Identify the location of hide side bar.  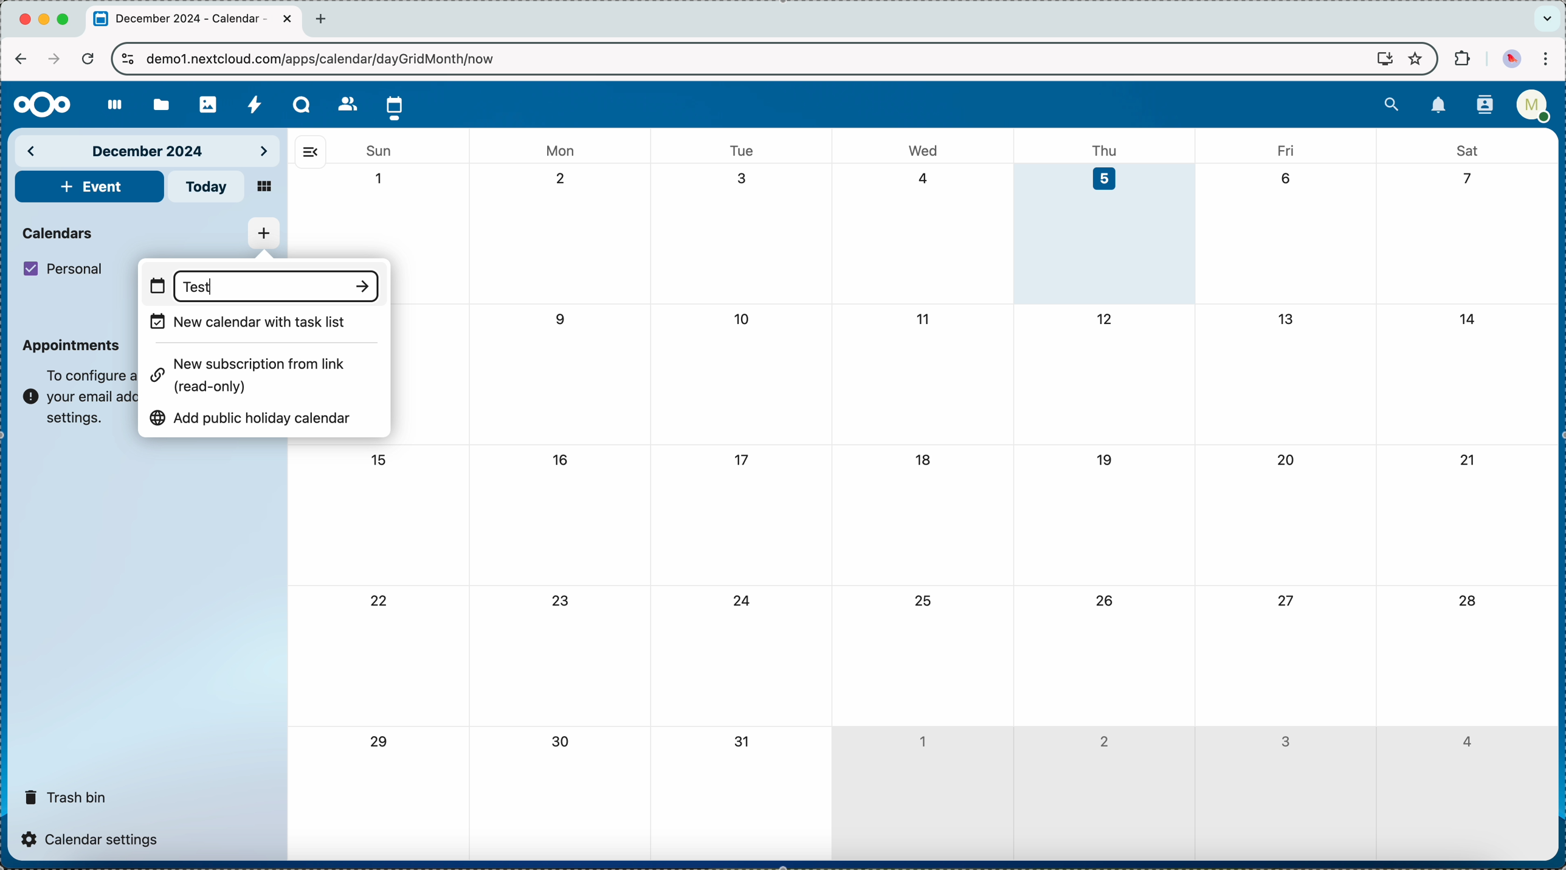
(310, 151).